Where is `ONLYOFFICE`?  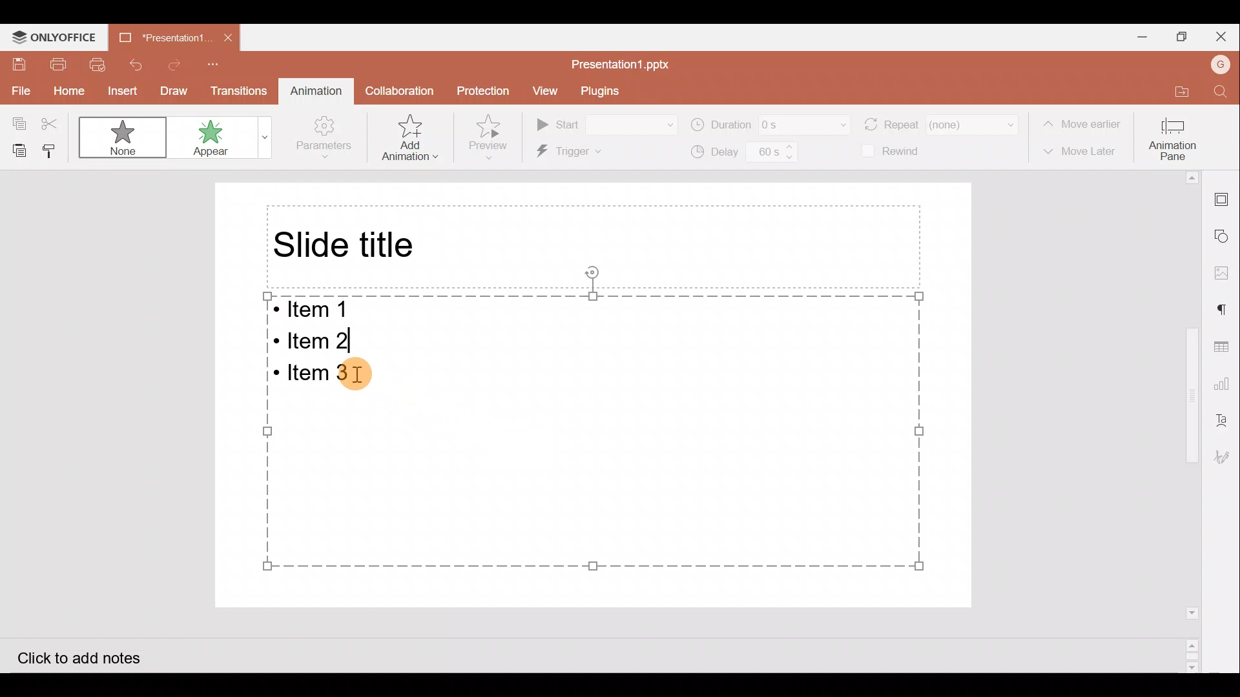
ONLYOFFICE is located at coordinates (51, 35).